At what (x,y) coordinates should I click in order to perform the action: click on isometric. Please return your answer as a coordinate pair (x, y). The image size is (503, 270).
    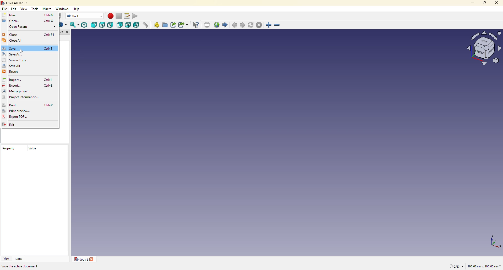
    Looking at the image, I should click on (85, 25).